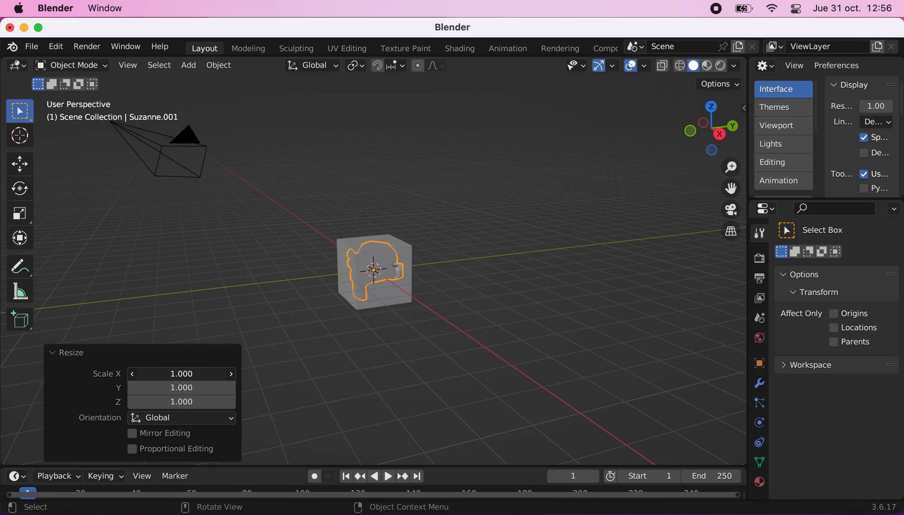 The width and height of the screenshot is (904, 515). Describe the element at coordinates (841, 174) in the screenshot. I see `tooltips` at that location.